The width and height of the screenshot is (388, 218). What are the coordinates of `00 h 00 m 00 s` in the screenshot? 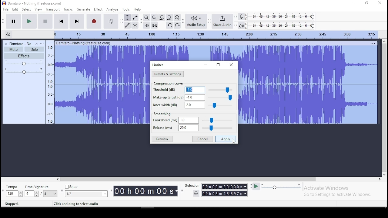 It's located at (145, 191).